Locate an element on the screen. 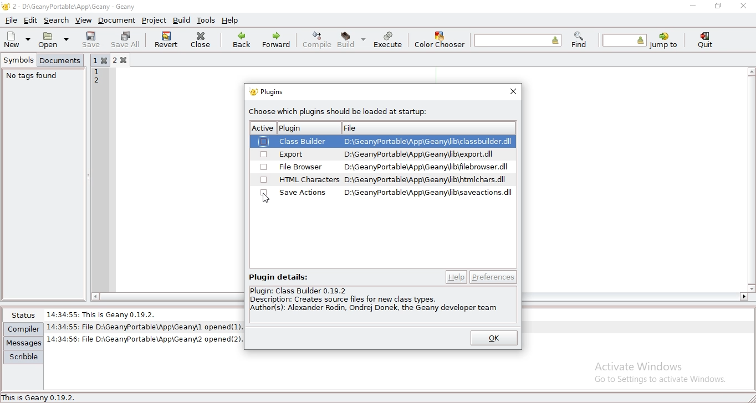 Image resolution: width=756 pixels, height=403 pixels. help is located at coordinates (457, 277).